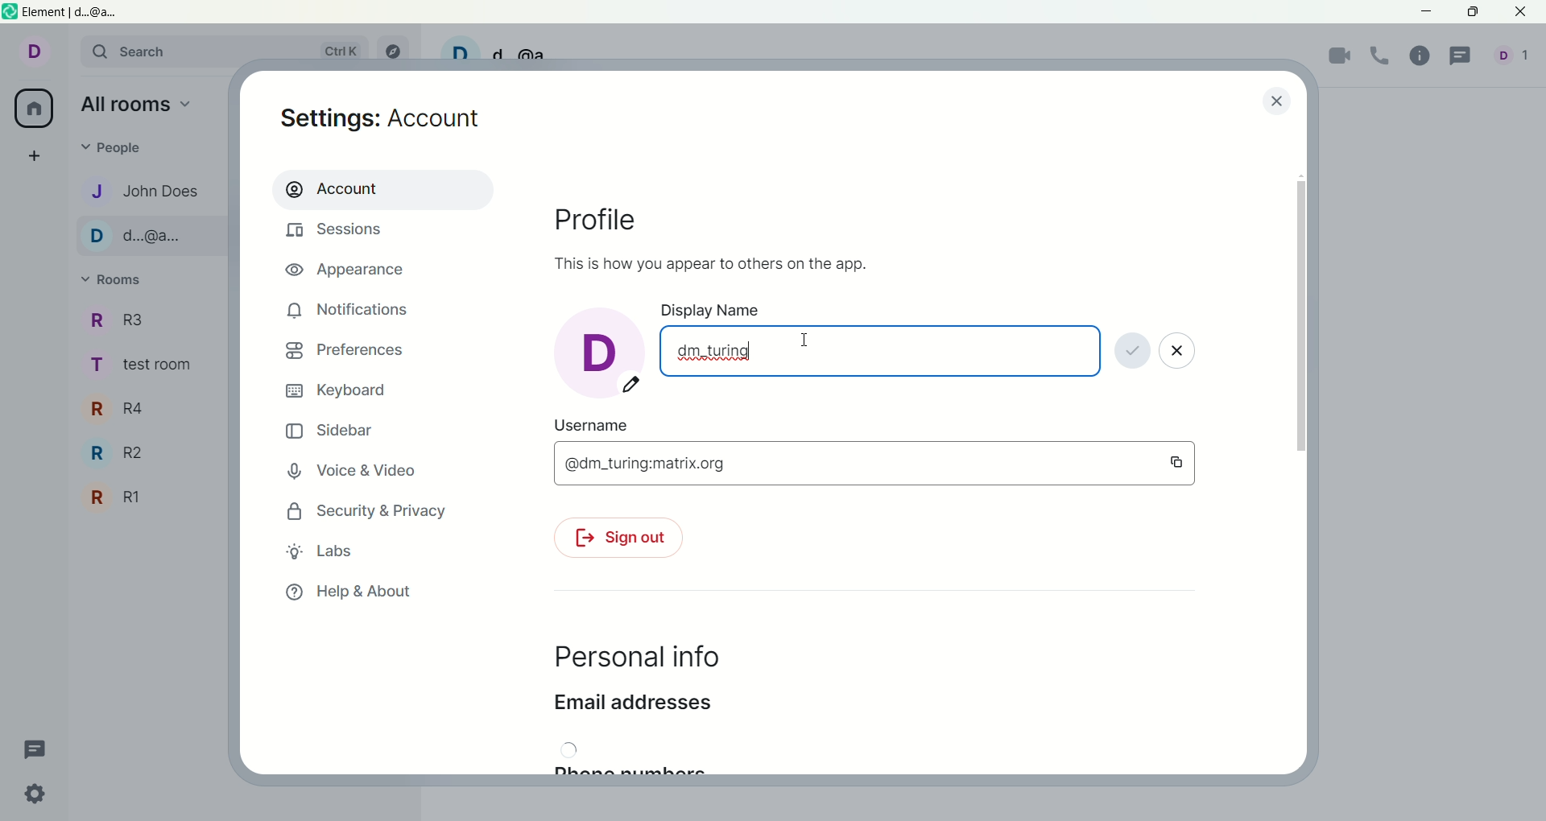 This screenshot has width=1546, height=821. I want to click on minimize, so click(1428, 14).